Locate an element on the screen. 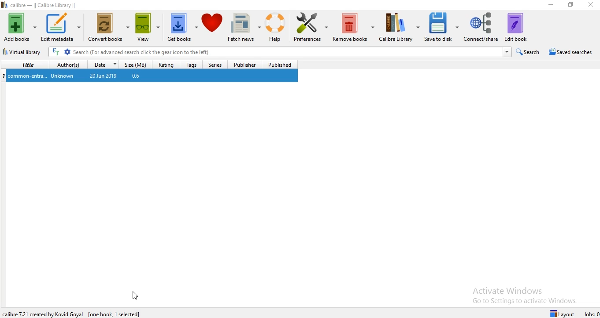 This screenshot has width=600, height=318. View is located at coordinates (148, 28).